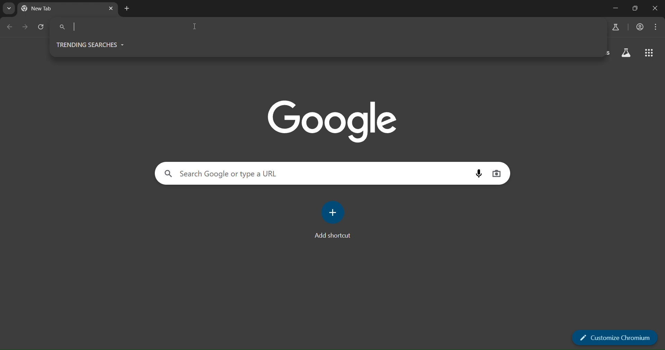 The height and width of the screenshot is (350, 665). I want to click on menu, so click(657, 27).